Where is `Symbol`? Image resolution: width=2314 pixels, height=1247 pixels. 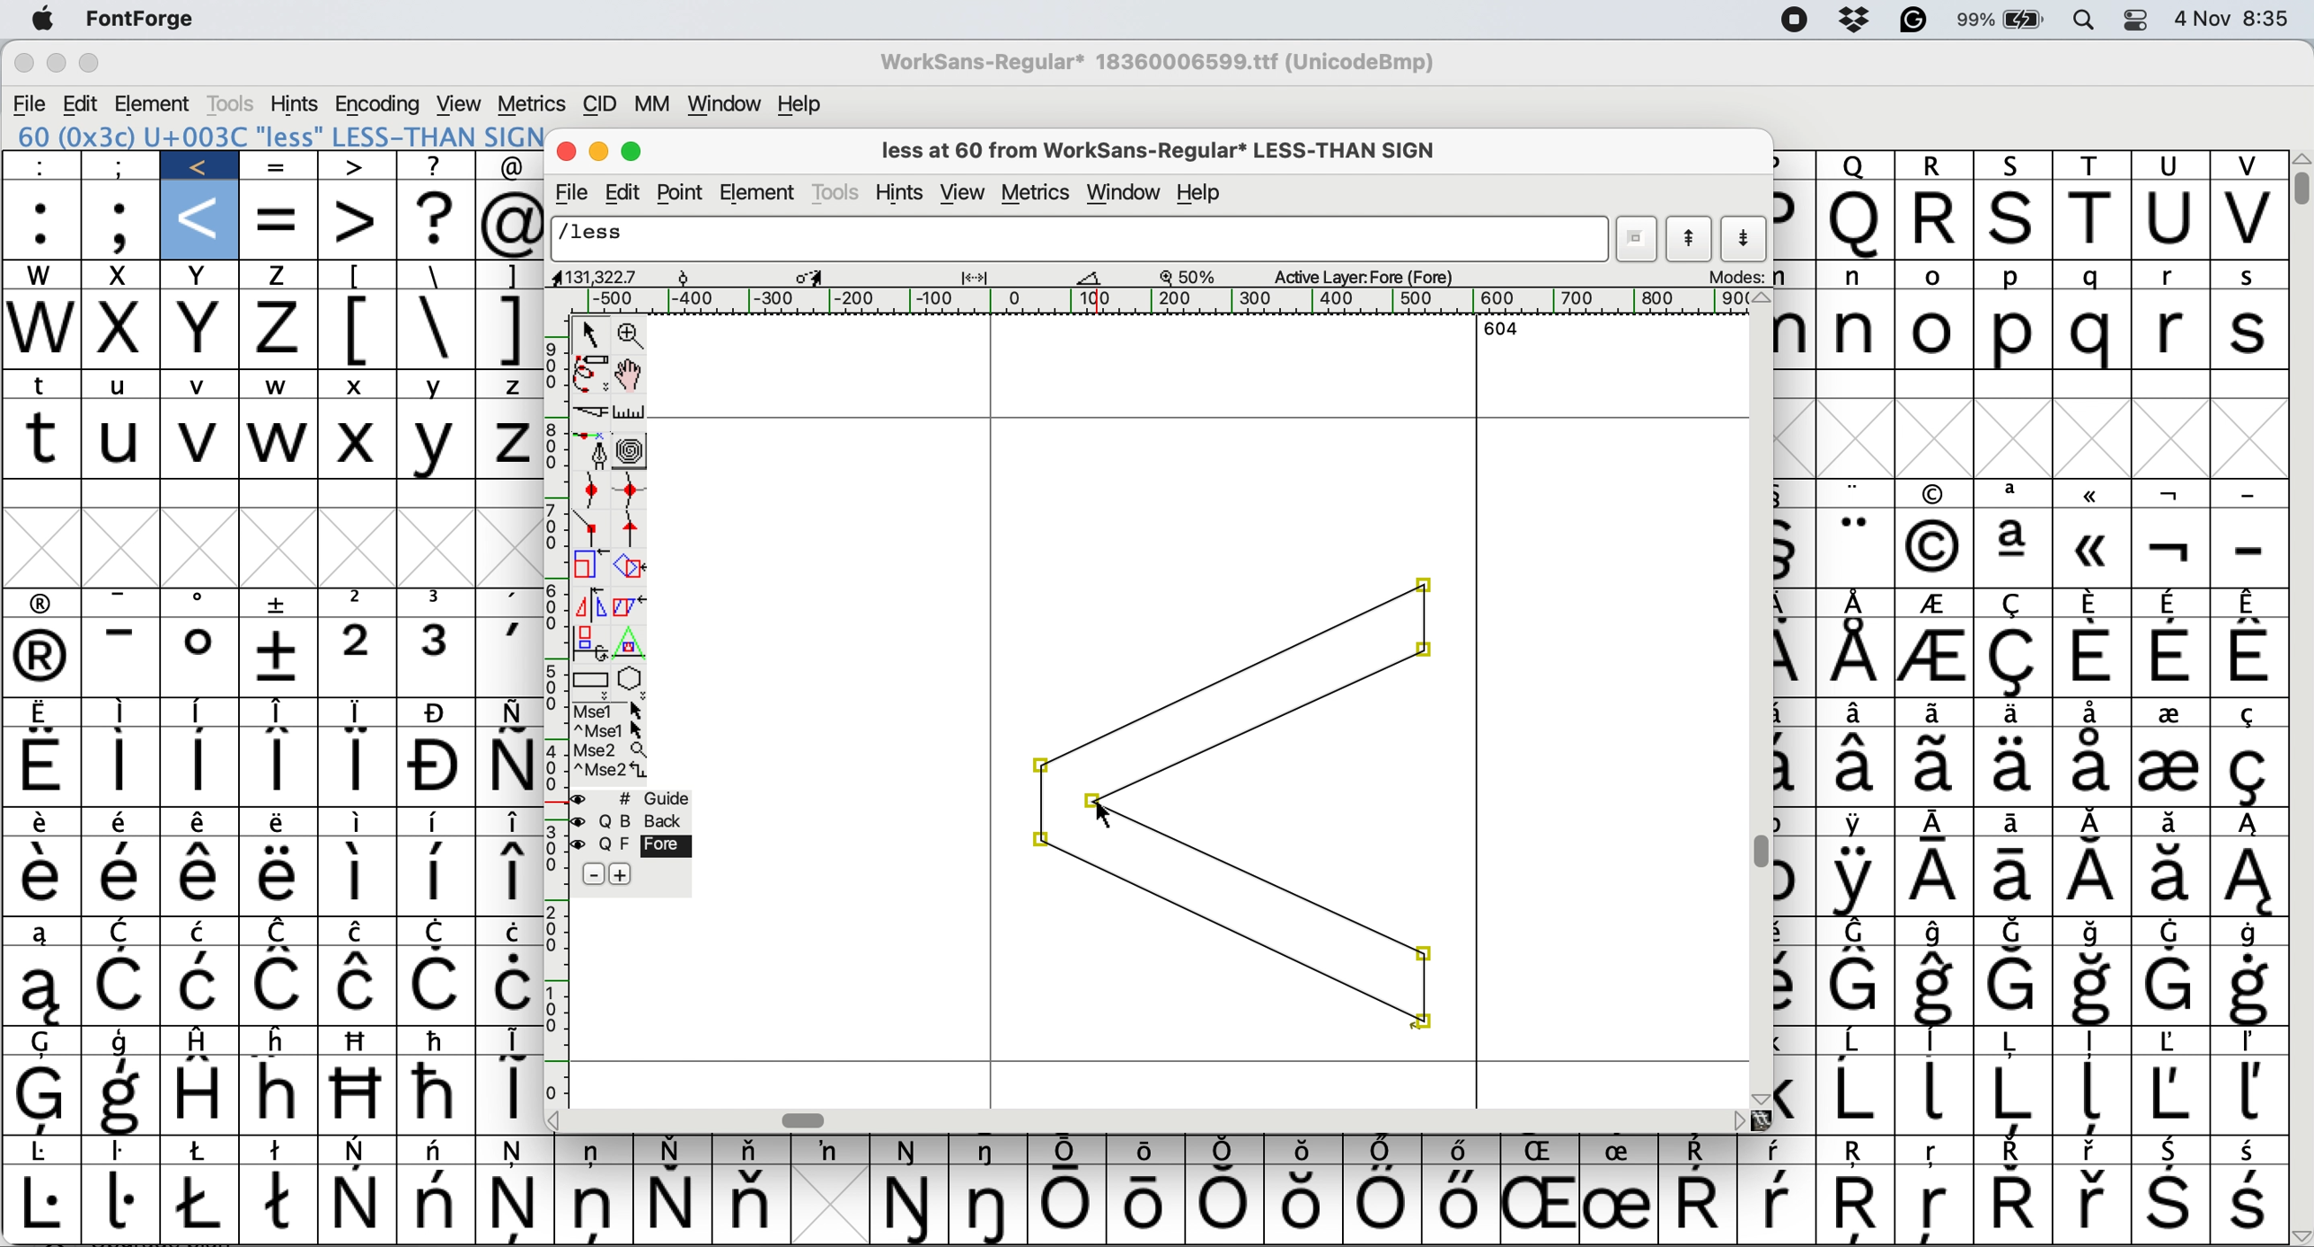
Symbol is located at coordinates (2168, 878).